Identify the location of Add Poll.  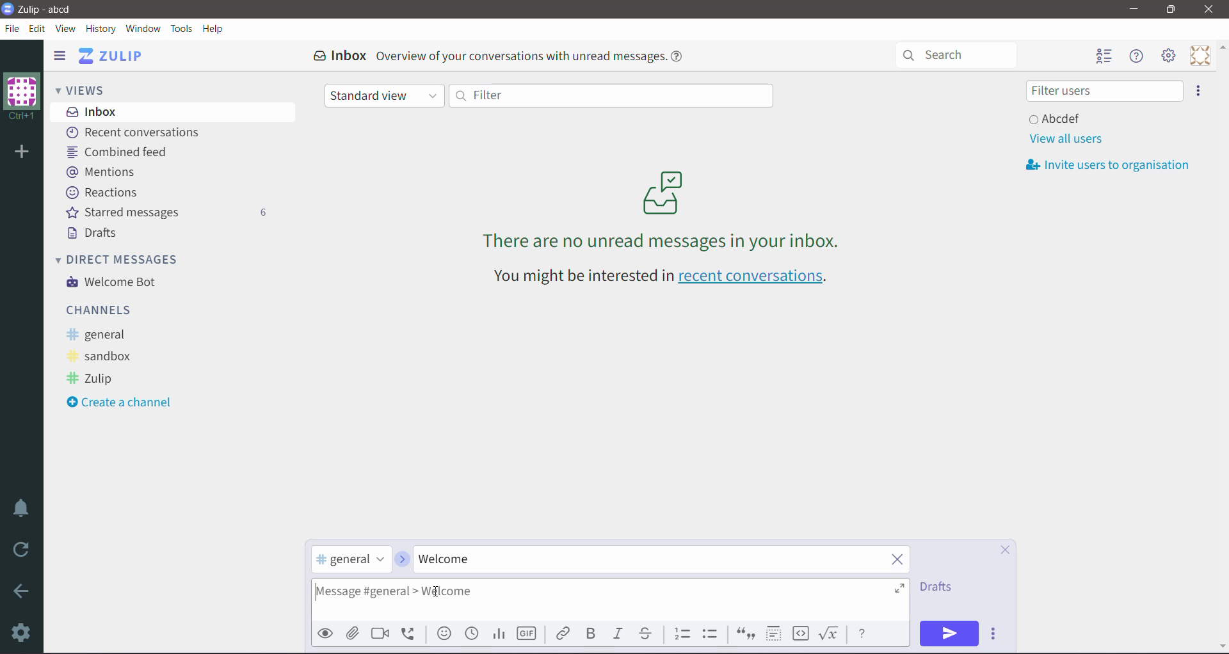
(499, 634).